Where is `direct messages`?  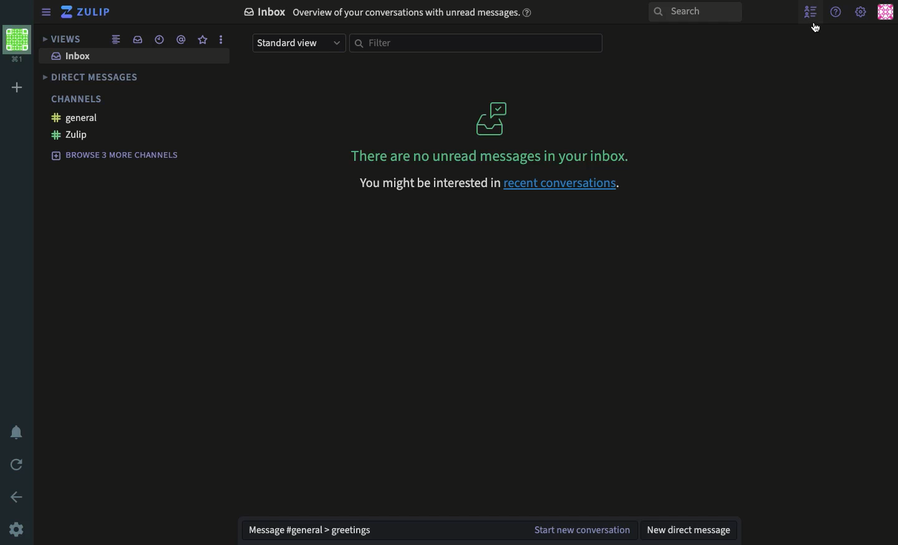
direct messages is located at coordinates (90, 76).